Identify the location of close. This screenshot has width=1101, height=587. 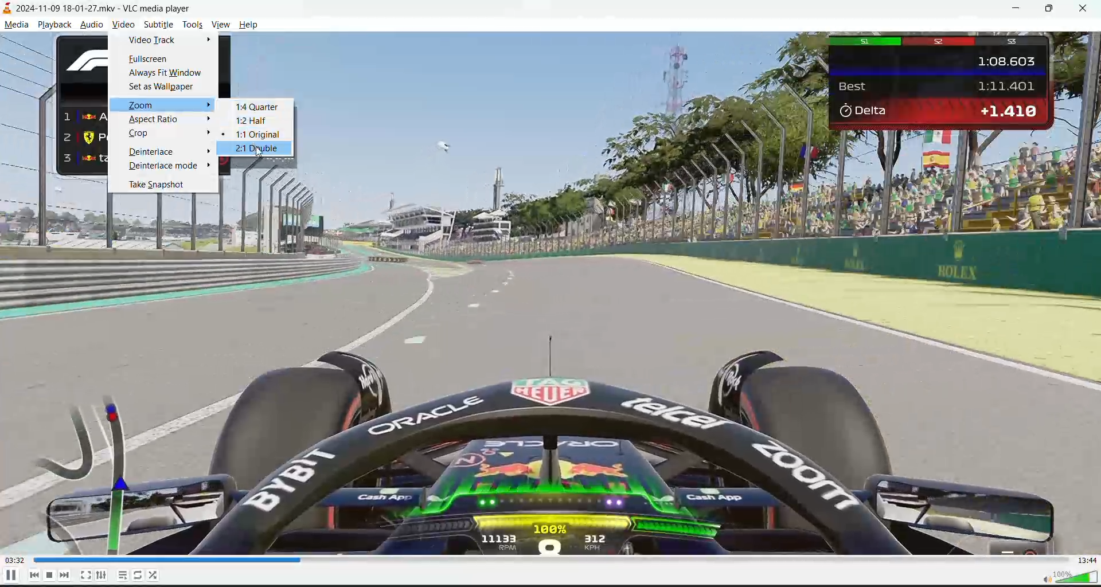
(1084, 9).